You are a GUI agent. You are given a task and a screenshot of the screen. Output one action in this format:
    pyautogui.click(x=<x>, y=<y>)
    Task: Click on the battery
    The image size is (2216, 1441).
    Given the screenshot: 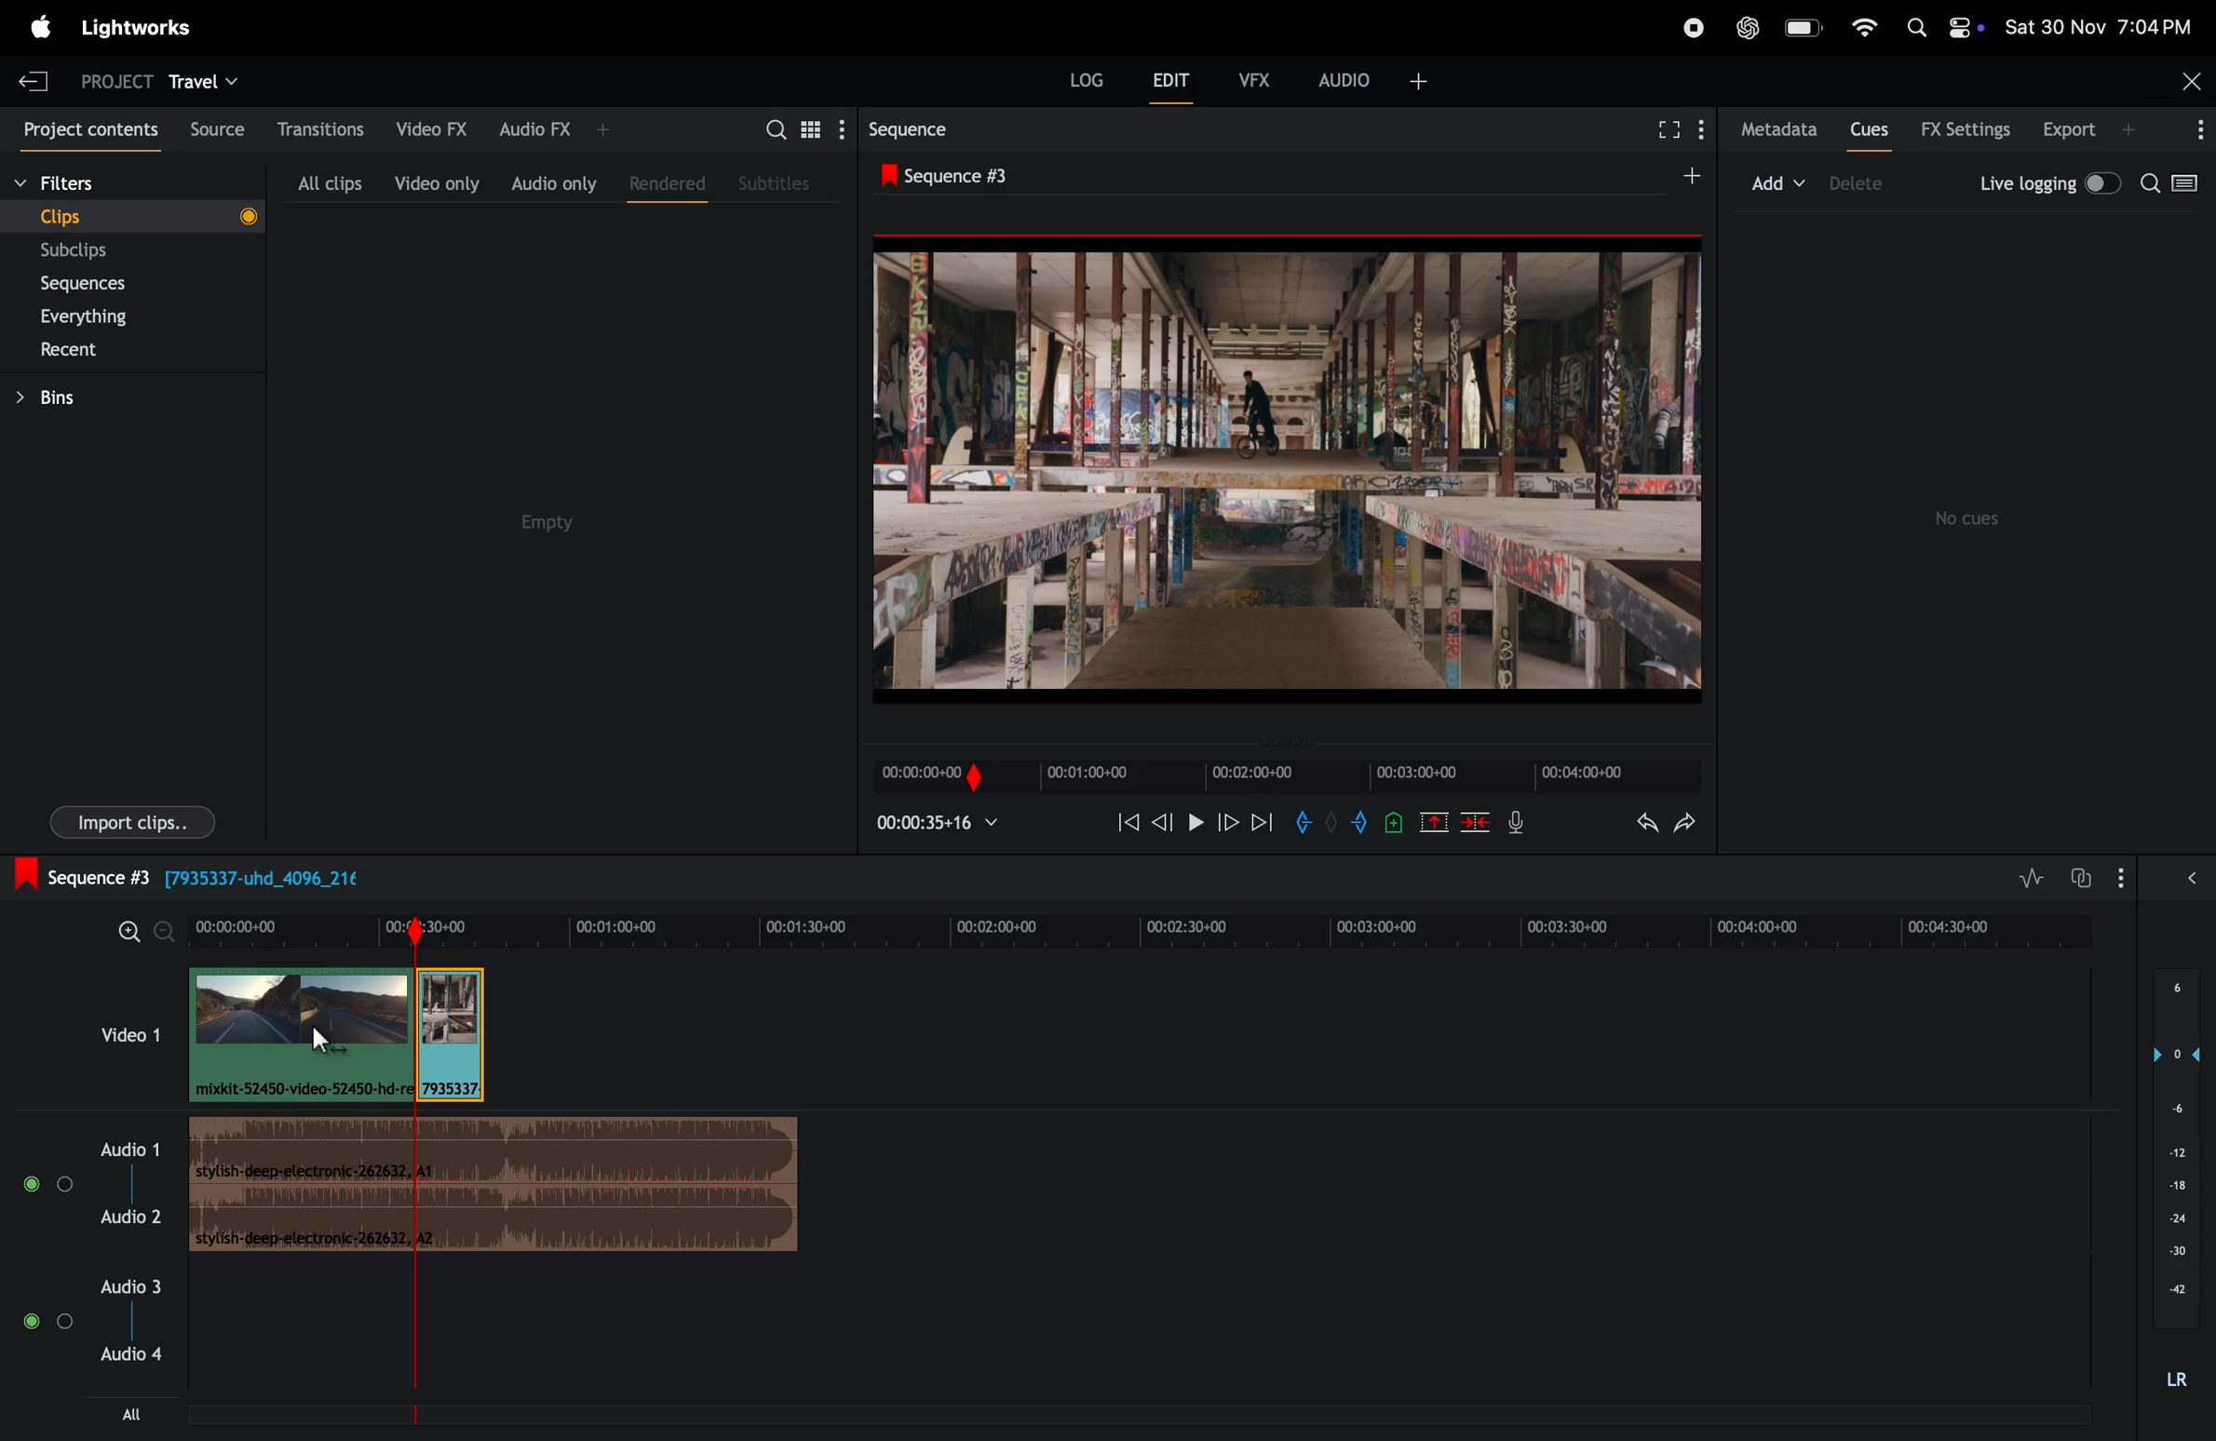 What is the action you would take?
    pyautogui.click(x=1804, y=29)
    